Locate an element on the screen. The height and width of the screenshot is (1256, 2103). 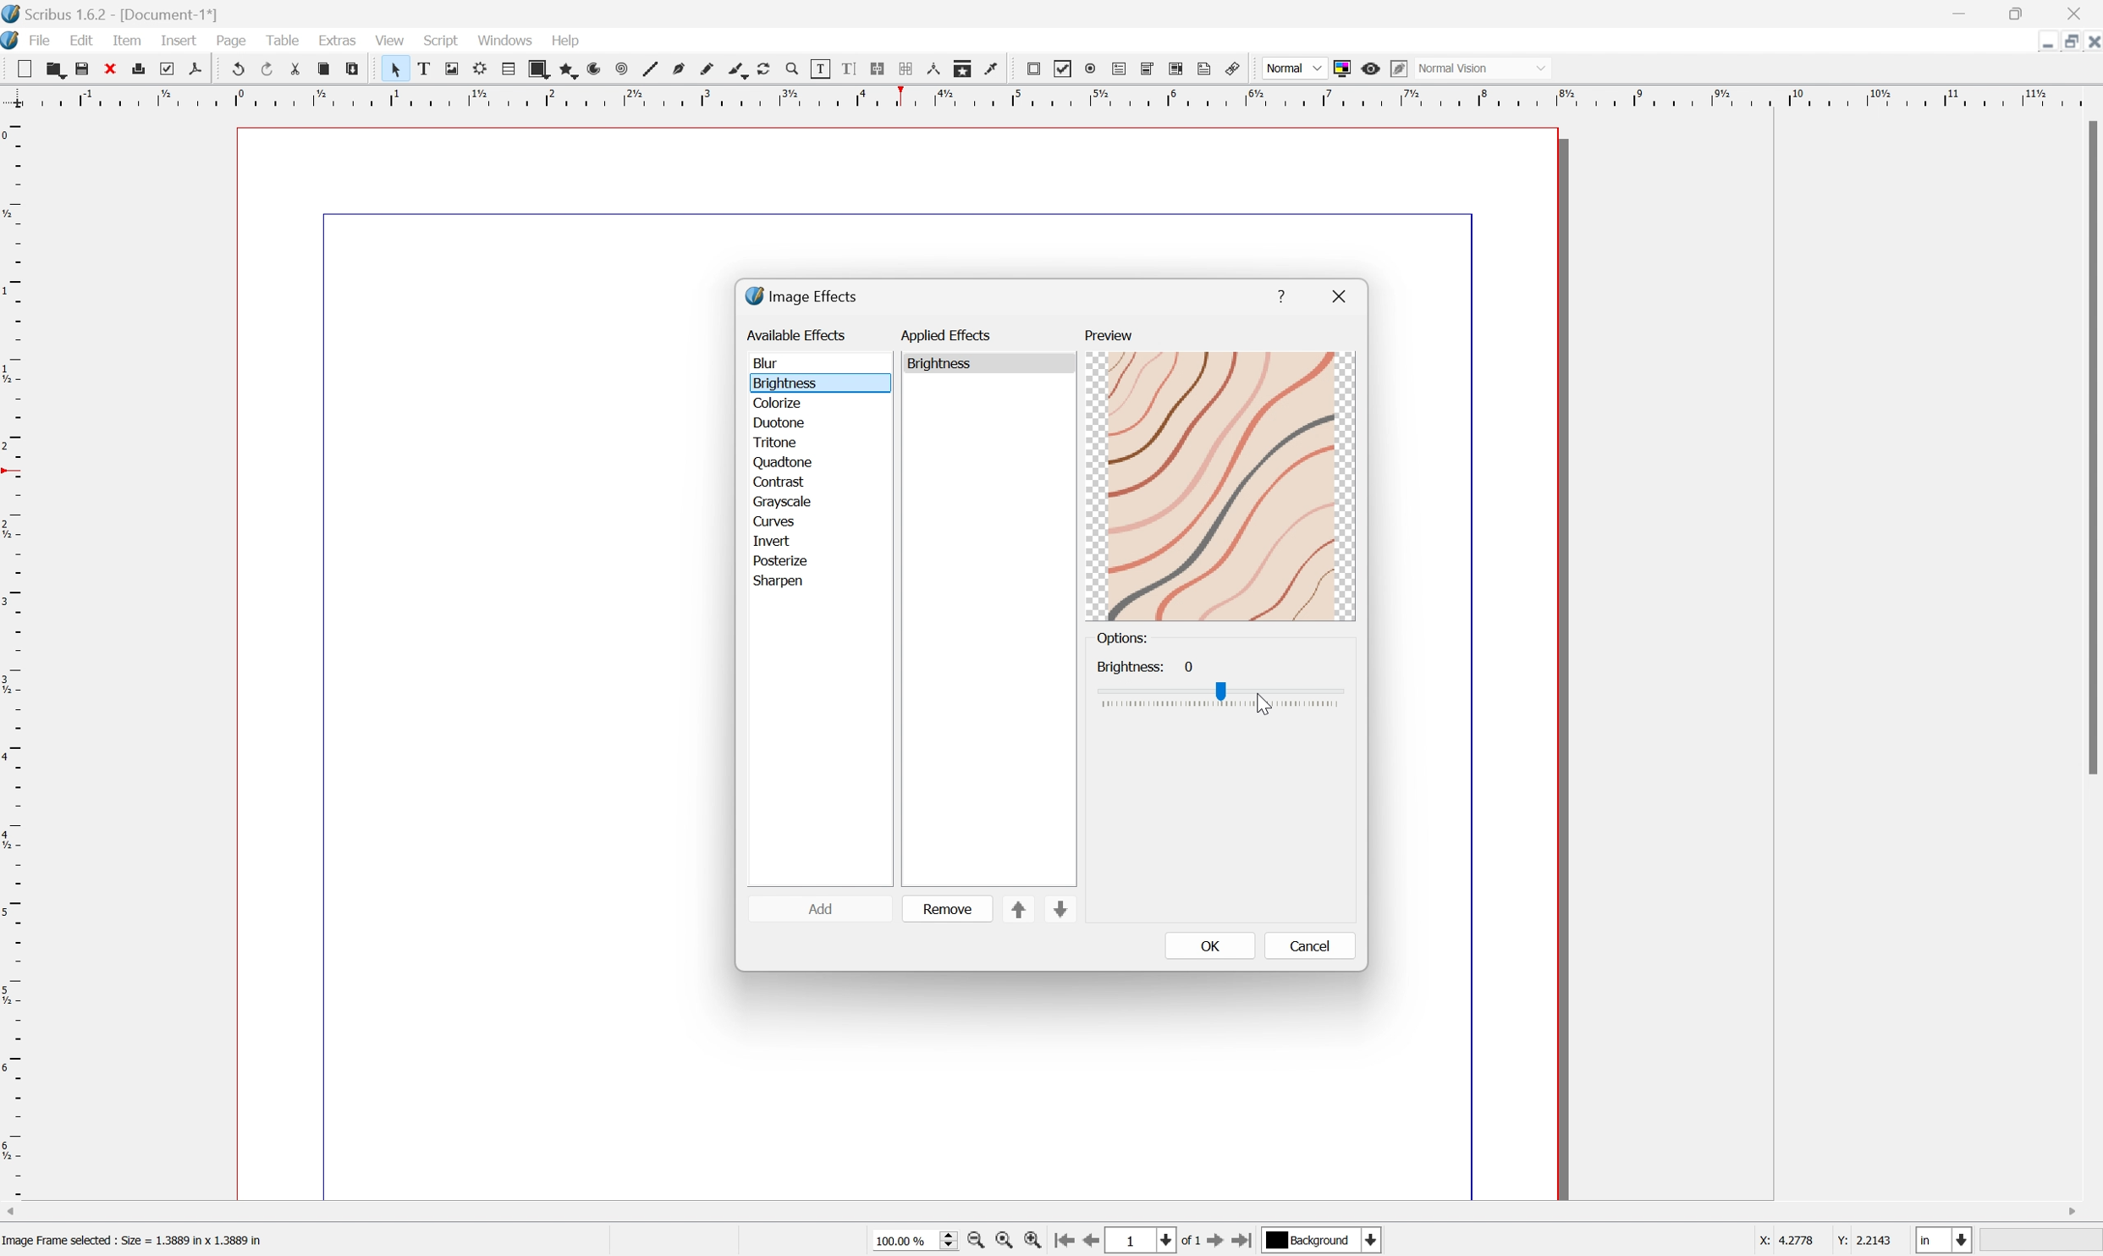
OK is located at coordinates (1209, 945).